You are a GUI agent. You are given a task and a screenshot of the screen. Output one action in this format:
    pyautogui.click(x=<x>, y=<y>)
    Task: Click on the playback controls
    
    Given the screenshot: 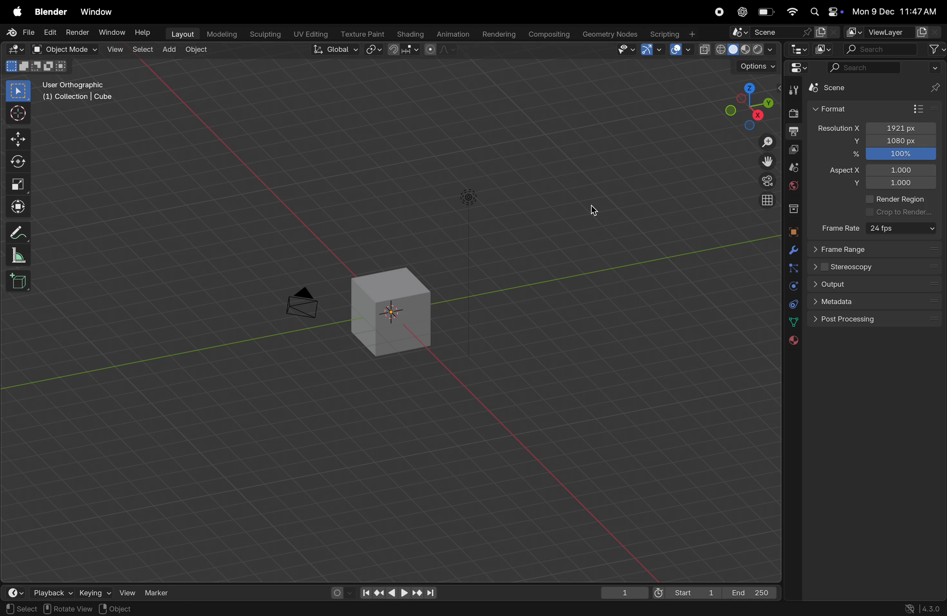 What is the action you would take?
    pyautogui.click(x=399, y=593)
    